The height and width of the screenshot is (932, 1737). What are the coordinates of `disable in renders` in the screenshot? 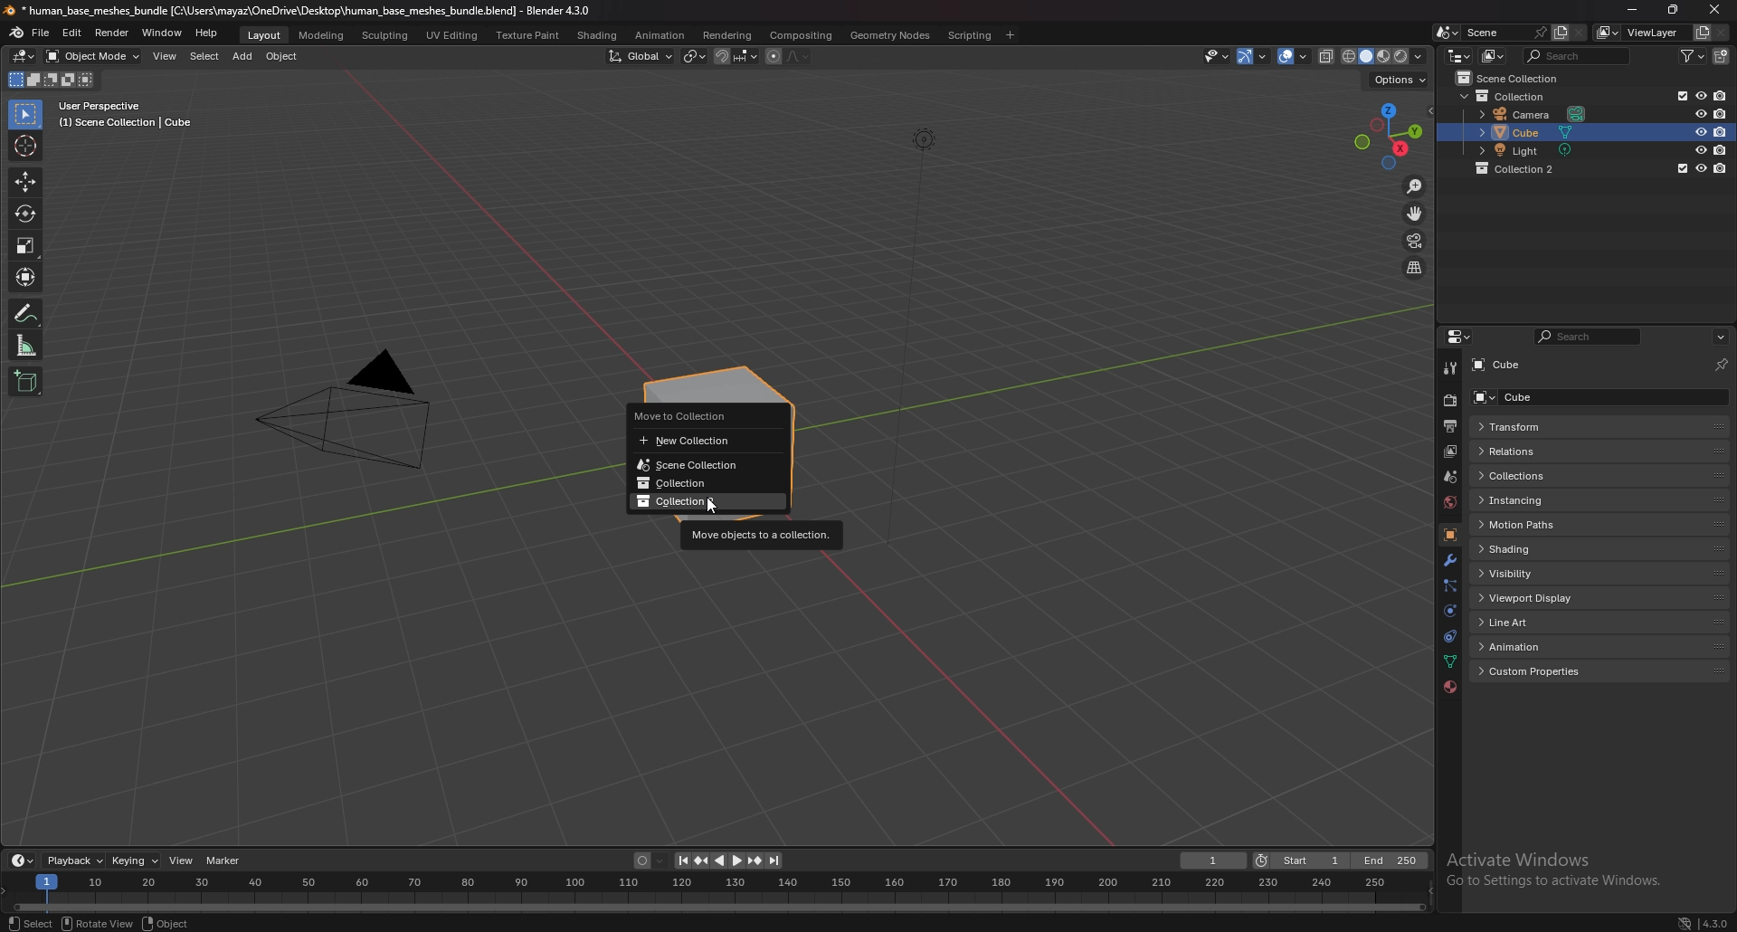 It's located at (1721, 94).